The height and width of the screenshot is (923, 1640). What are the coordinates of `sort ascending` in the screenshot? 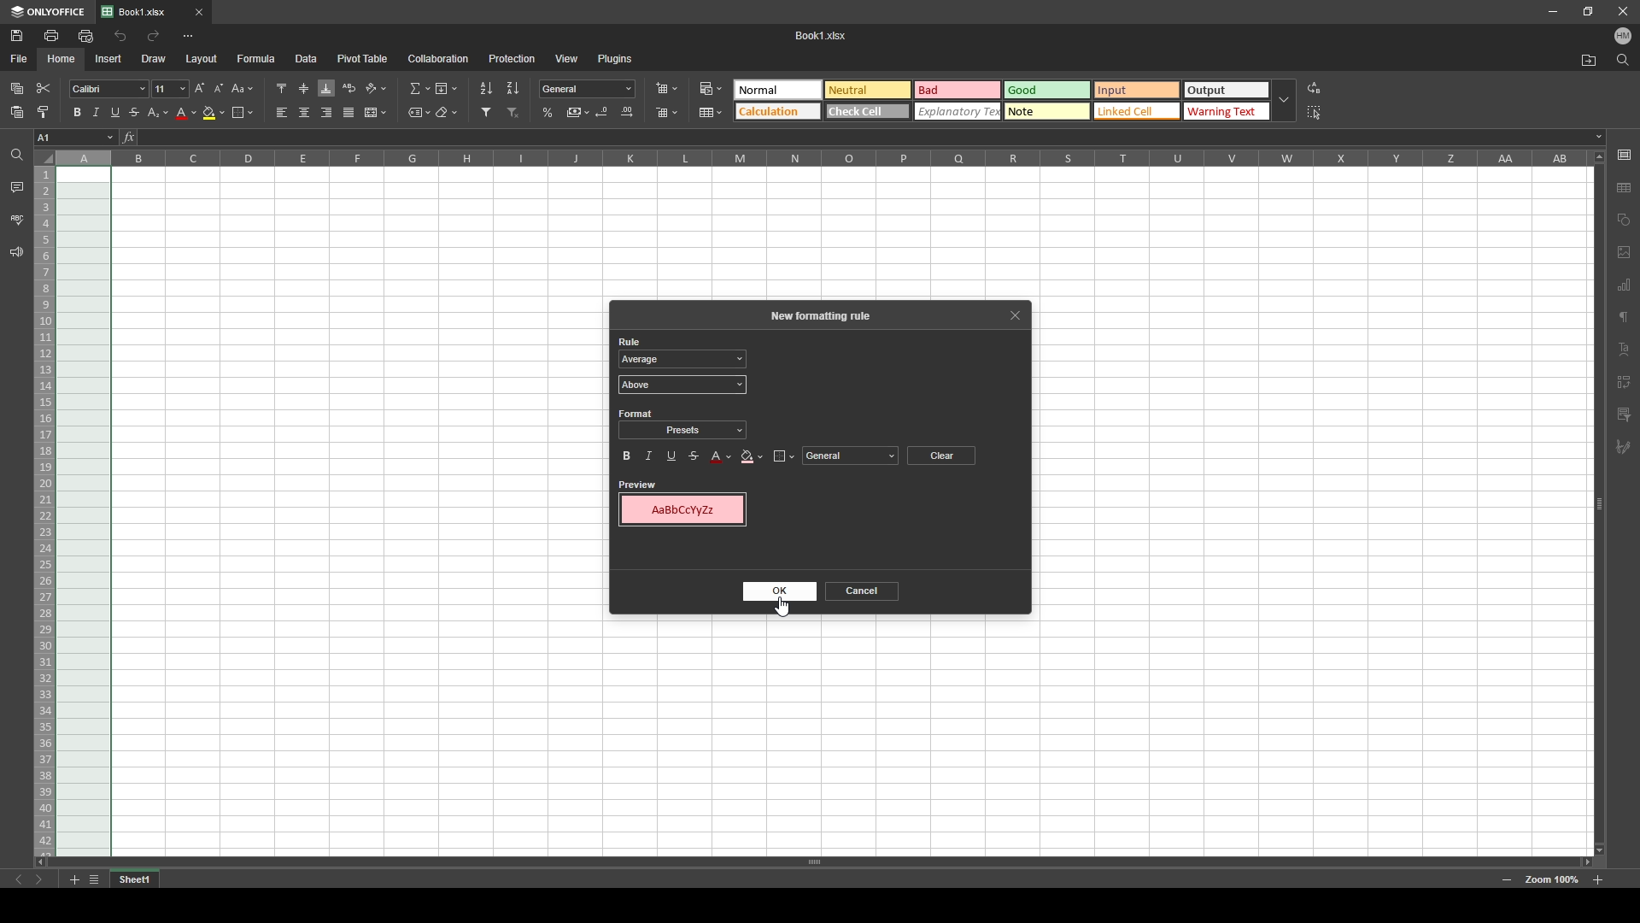 It's located at (486, 88).